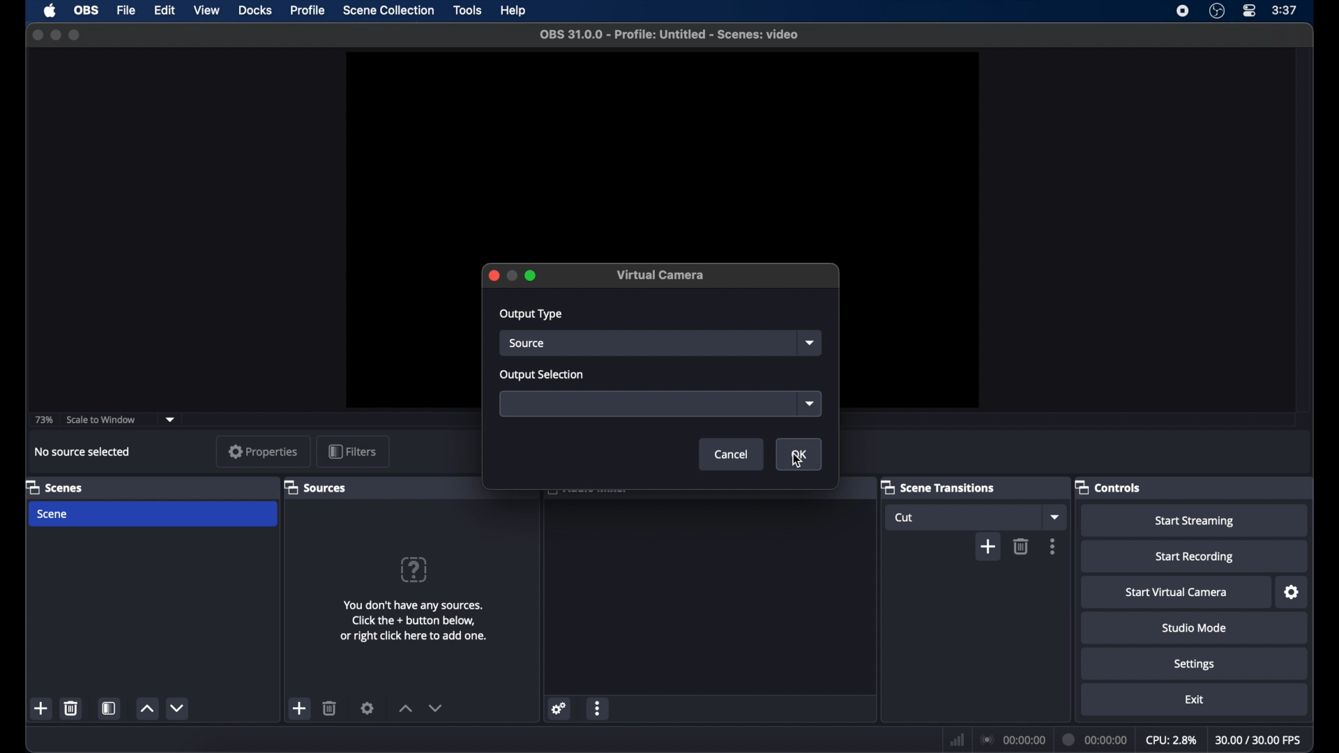 Image resolution: width=1339 pixels, height=753 pixels. Describe the element at coordinates (661, 275) in the screenshot. I see `virtual camera` at that location.